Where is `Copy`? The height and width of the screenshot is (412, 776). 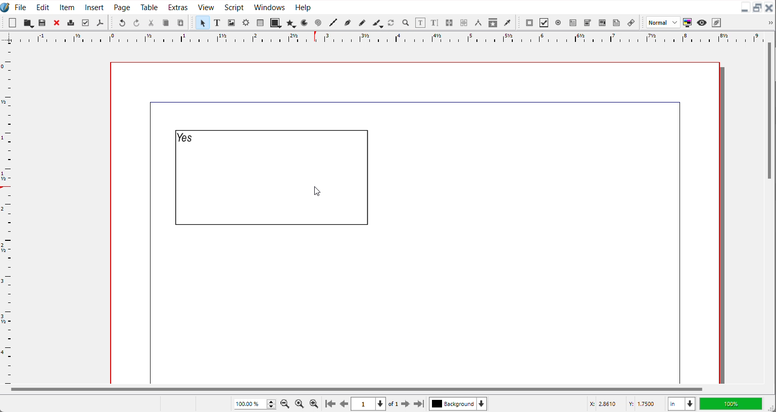 Copy is located at coordinates (166, 23).